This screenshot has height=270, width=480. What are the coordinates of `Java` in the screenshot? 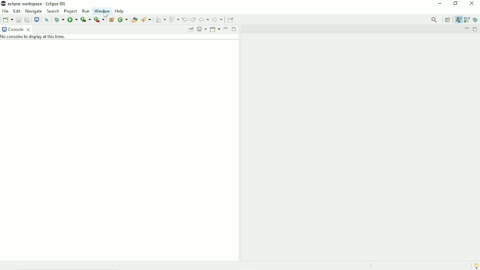 It's located at (458, 20).